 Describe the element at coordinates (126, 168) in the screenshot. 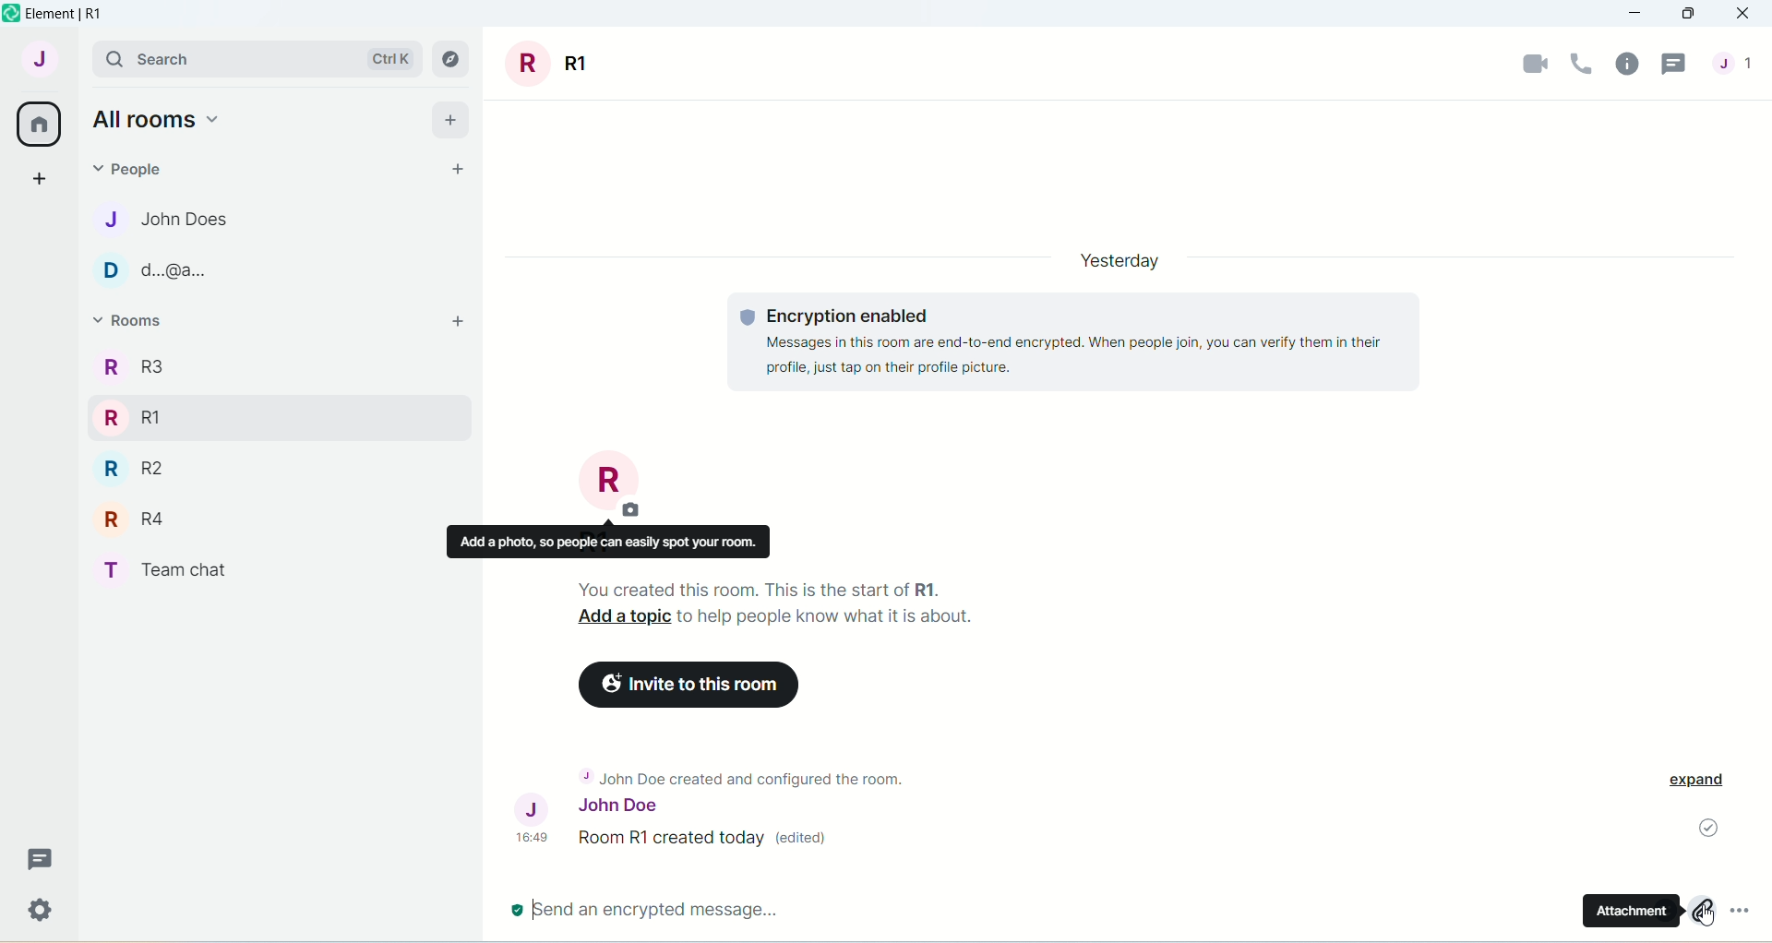

I see `people` at that location.